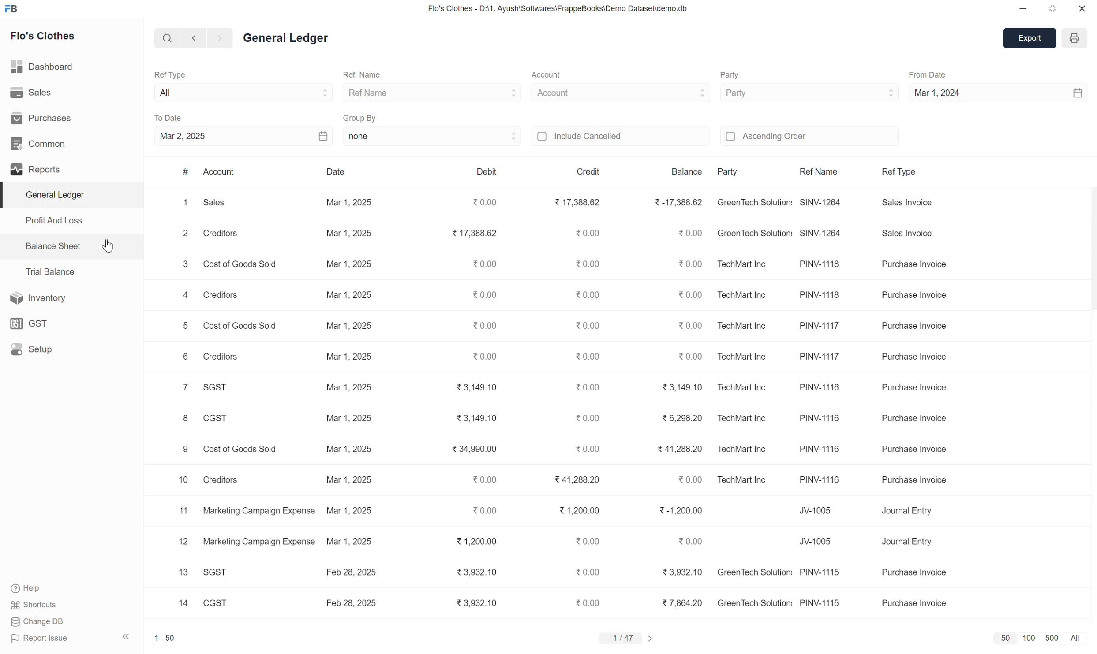 The width and height of the screenshot is (1097, 654). I want to click on purchase invoice, so click(916, 355).